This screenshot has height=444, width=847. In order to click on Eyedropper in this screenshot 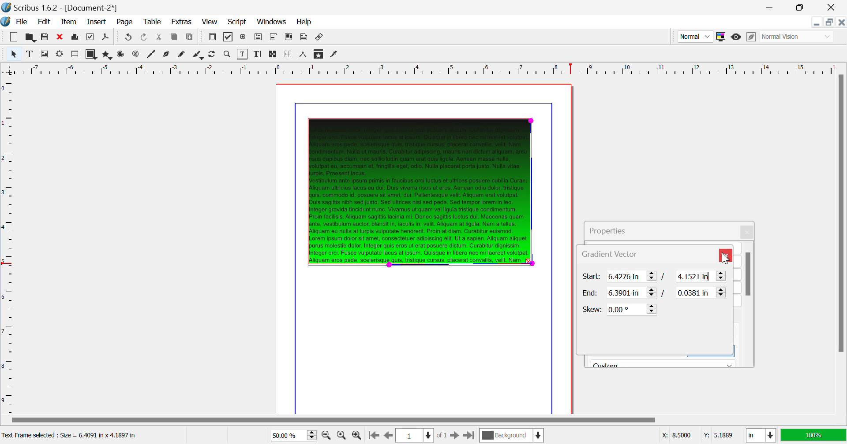, I will do `click(334, 55)`.